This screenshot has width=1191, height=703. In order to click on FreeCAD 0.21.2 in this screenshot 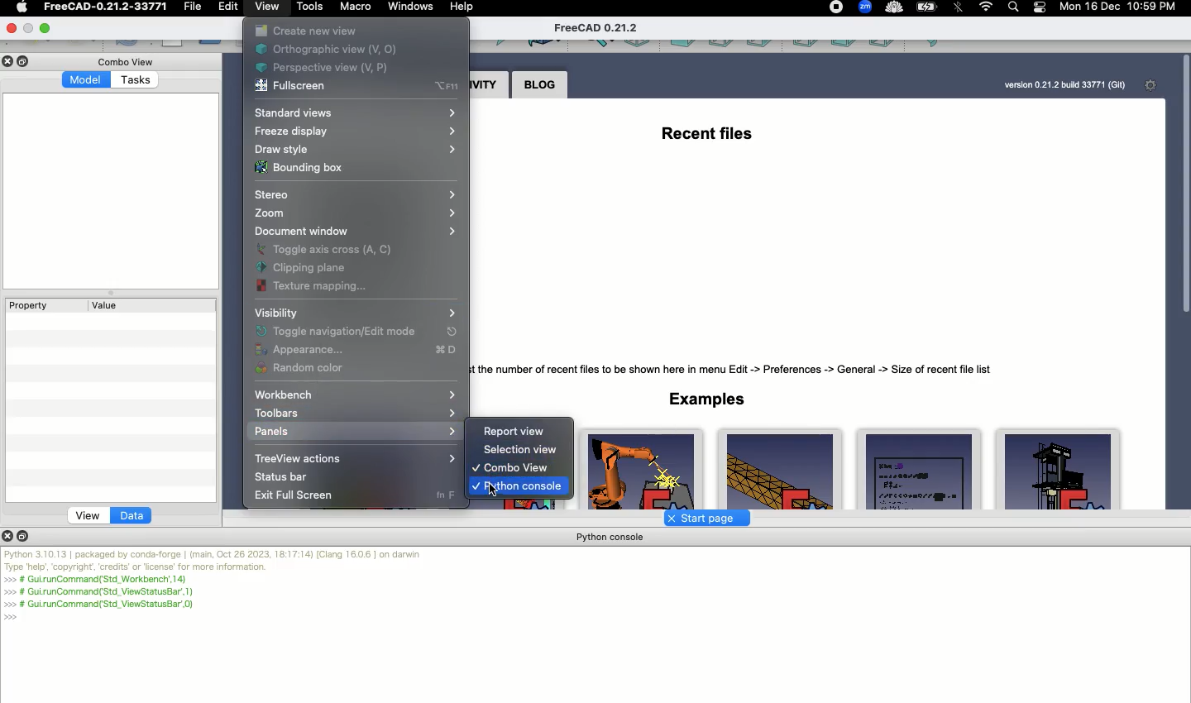, I will do `click(598, 28)`.